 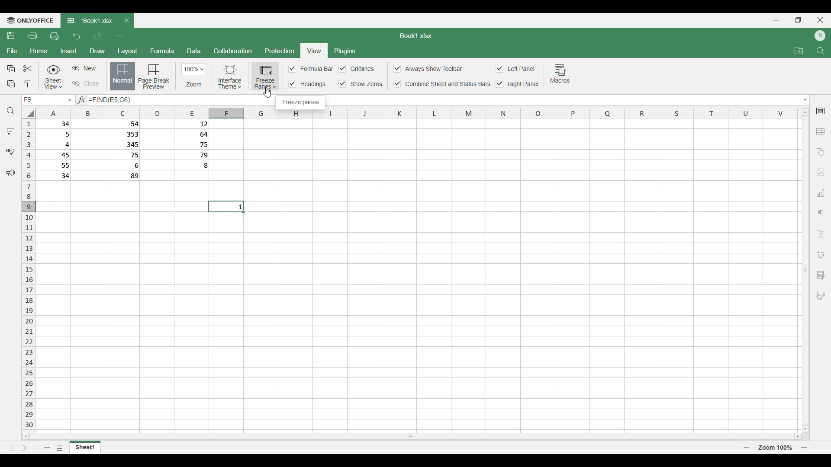 I want to click on Find, so click(x=821, y=51).